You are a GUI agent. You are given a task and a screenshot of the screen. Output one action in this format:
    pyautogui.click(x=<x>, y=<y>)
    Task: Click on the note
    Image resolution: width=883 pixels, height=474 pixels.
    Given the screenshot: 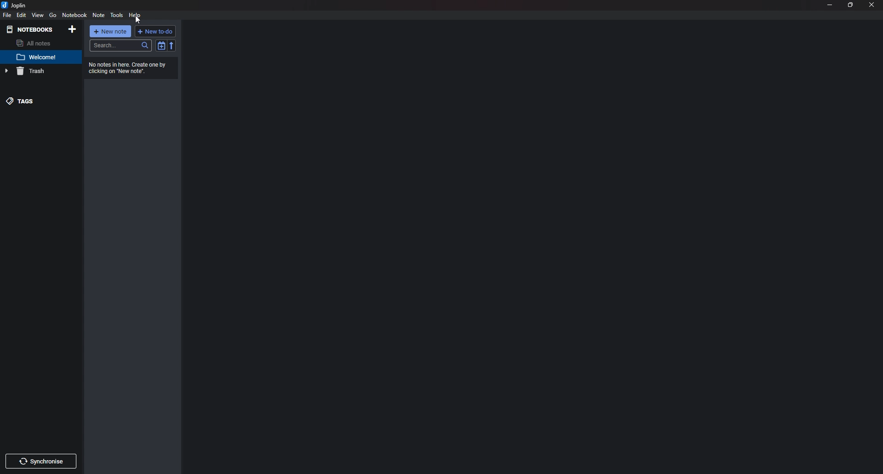 What is the action you would take?
    pyautogui.click(x=99, y=15)
    